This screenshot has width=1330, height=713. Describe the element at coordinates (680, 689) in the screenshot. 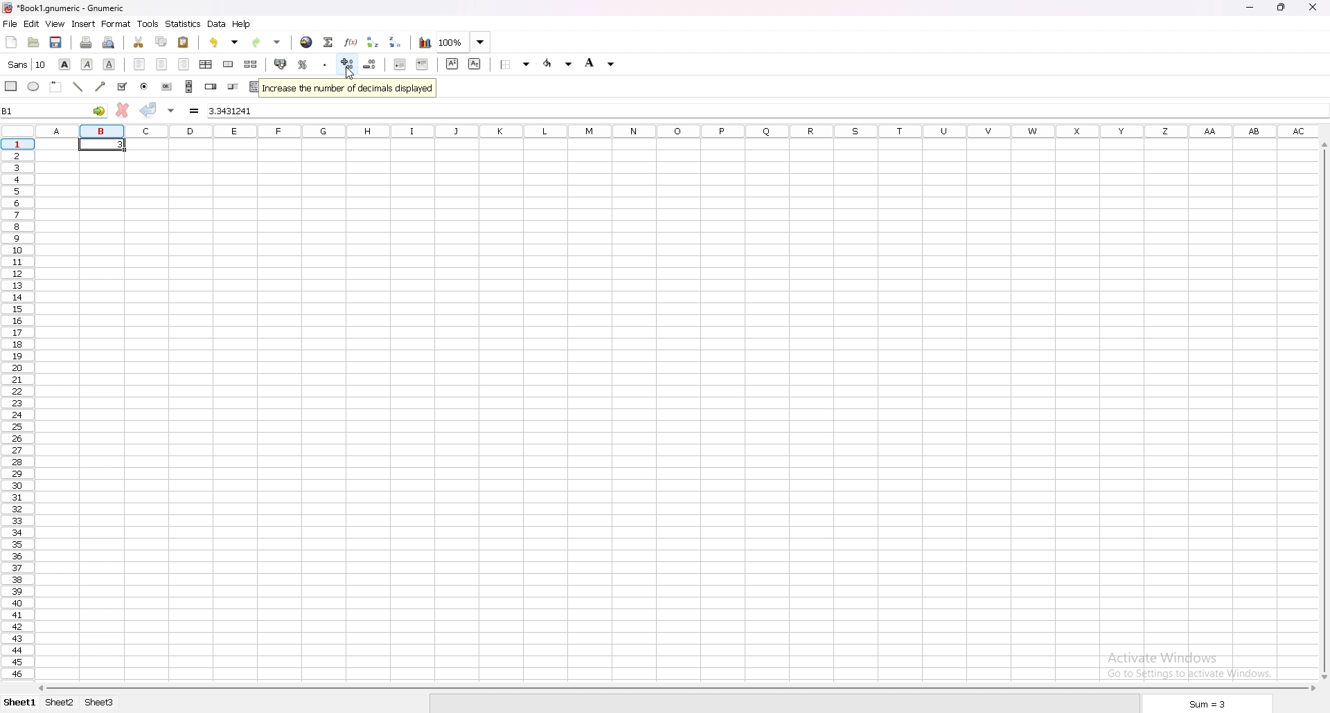

I see `scroll bar` at that location.